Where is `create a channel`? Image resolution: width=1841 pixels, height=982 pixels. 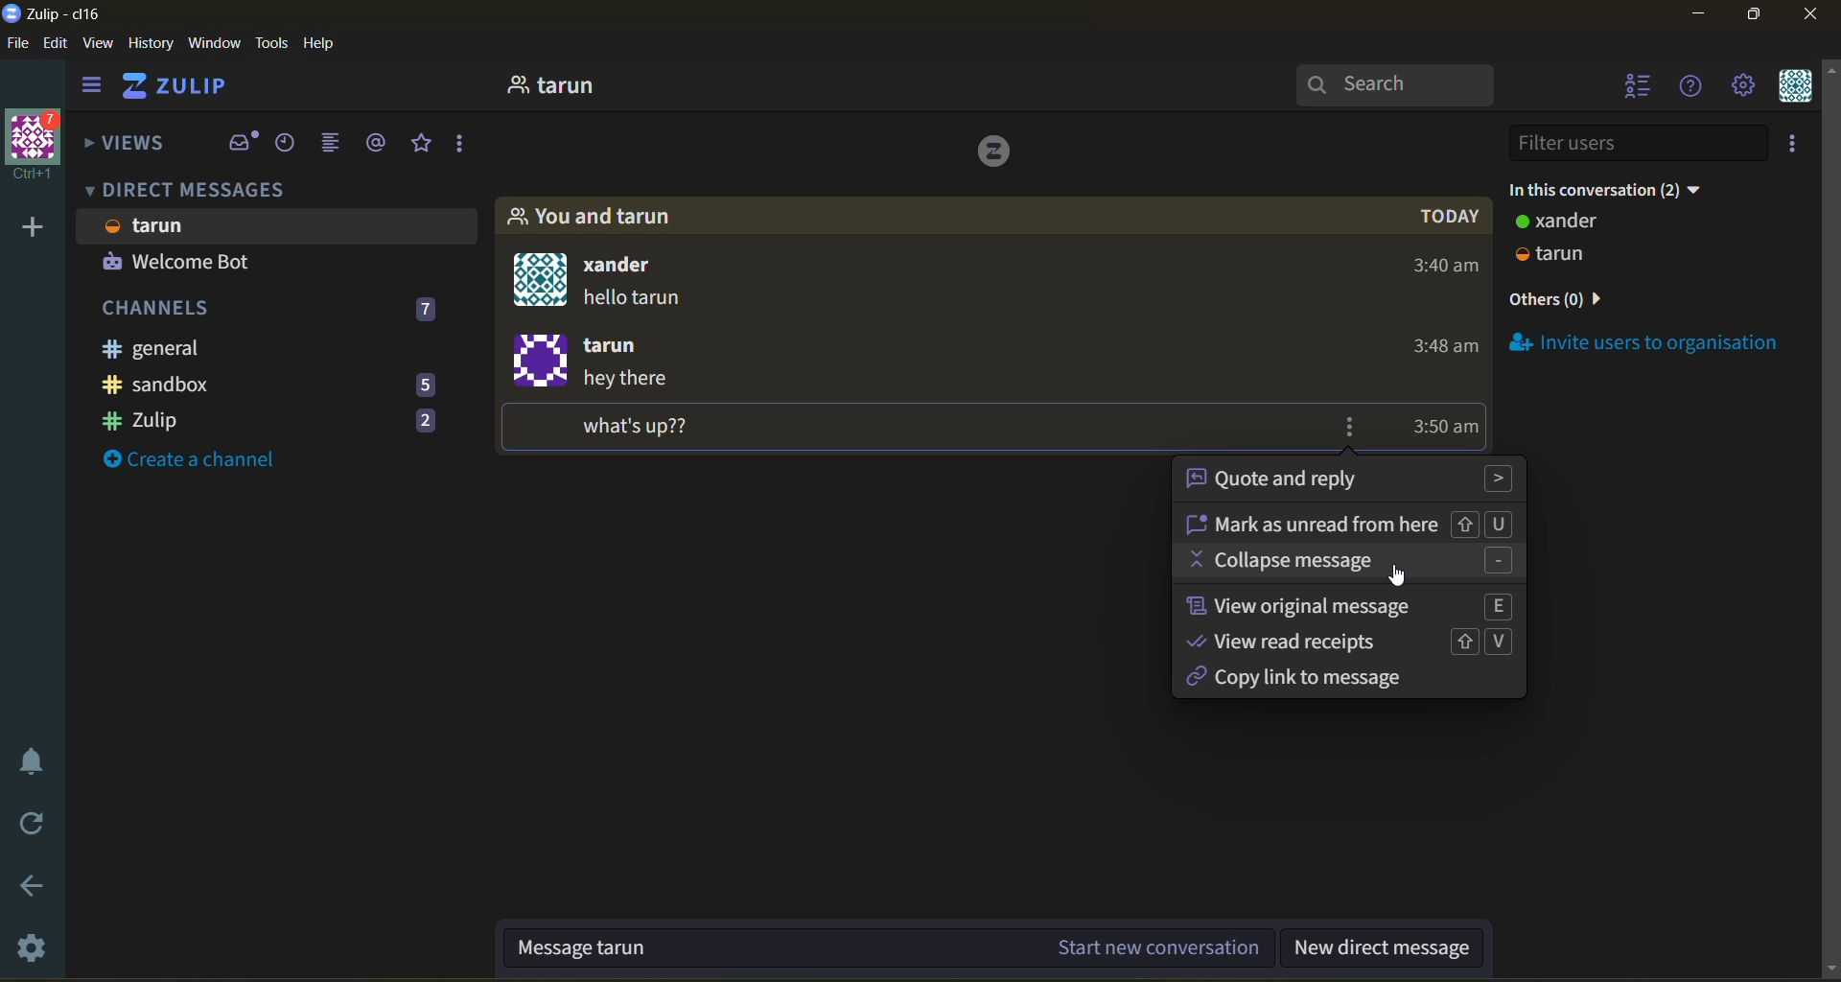
create a channel is located at coordinates (201, 459).